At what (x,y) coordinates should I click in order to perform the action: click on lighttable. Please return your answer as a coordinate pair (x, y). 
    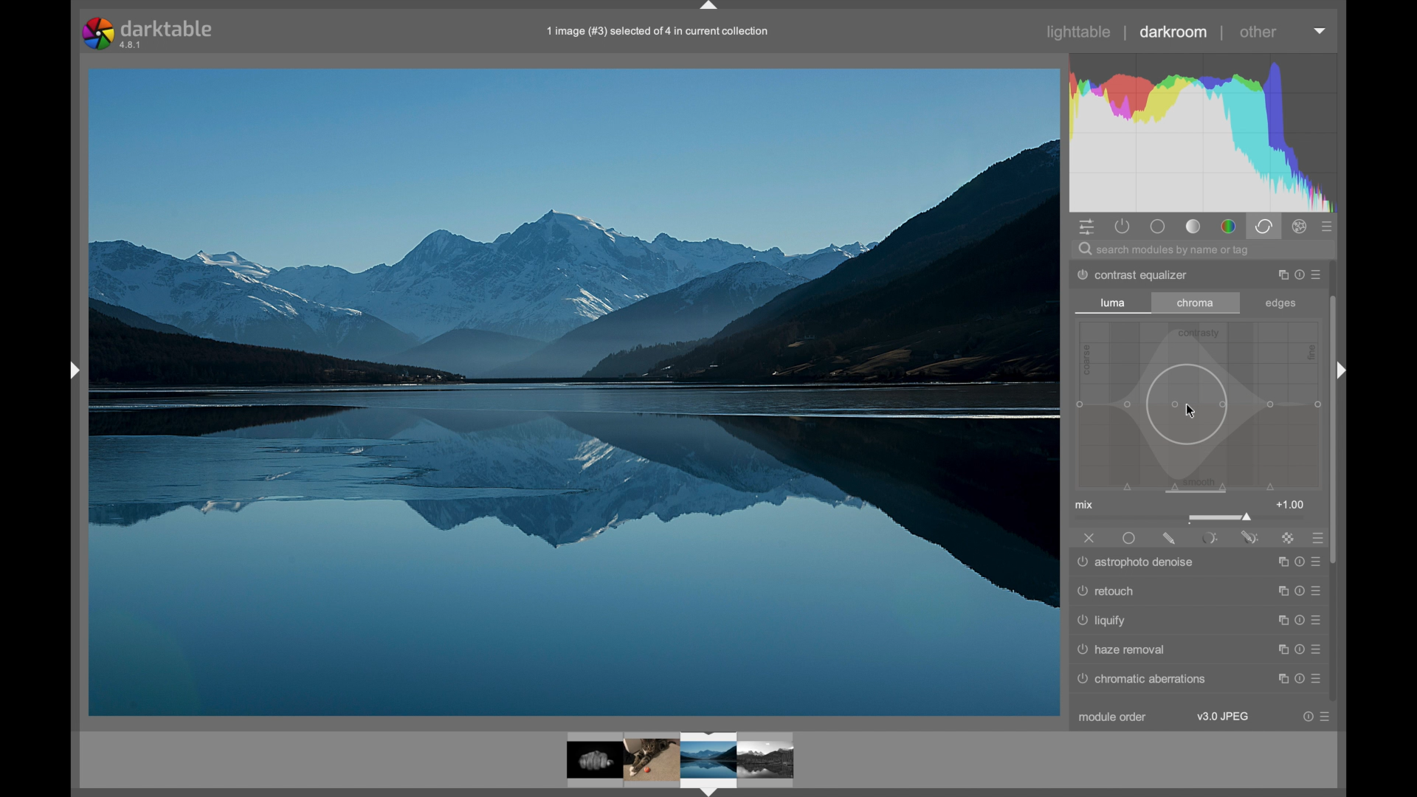
    Looking at the image, I should click on (1080, 32).